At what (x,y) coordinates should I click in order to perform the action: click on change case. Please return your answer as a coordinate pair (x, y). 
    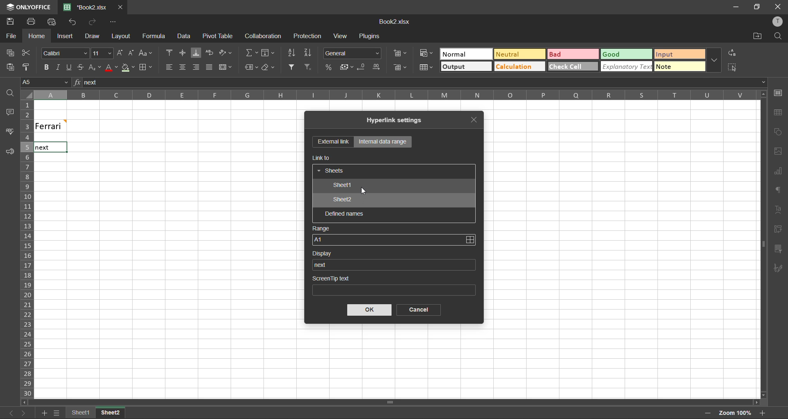
    Looking at the image, I should click on (146, 53).